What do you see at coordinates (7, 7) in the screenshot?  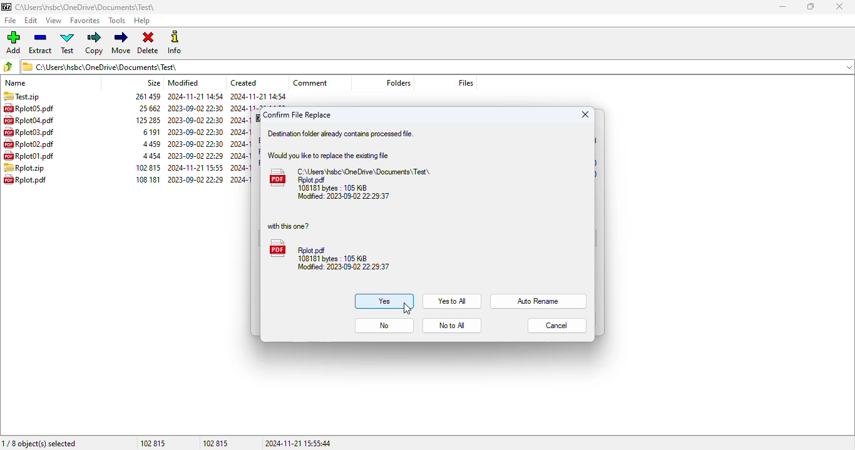 I see `logo` at bounding box center [7, 7].